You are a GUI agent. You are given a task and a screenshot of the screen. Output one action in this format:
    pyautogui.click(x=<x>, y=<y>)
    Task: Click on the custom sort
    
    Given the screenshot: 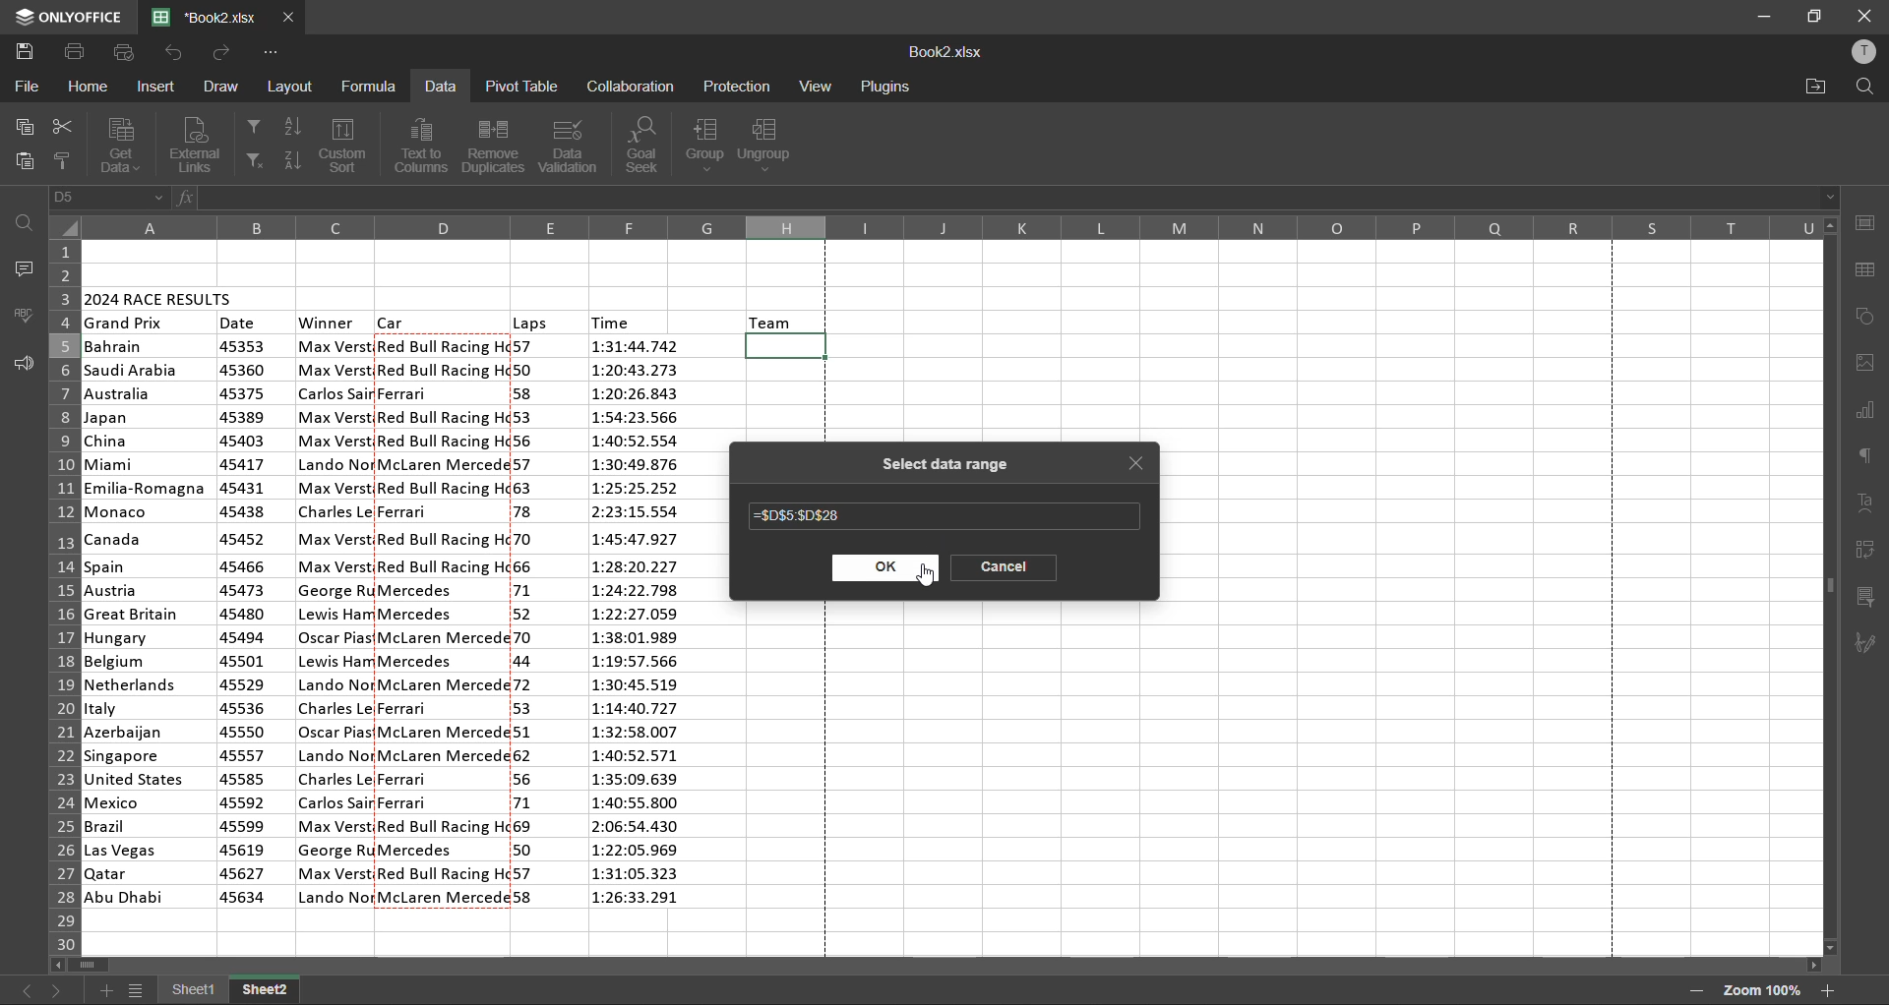 What is the action you would take?
    pyautogui.click(x=347, y=146)
    